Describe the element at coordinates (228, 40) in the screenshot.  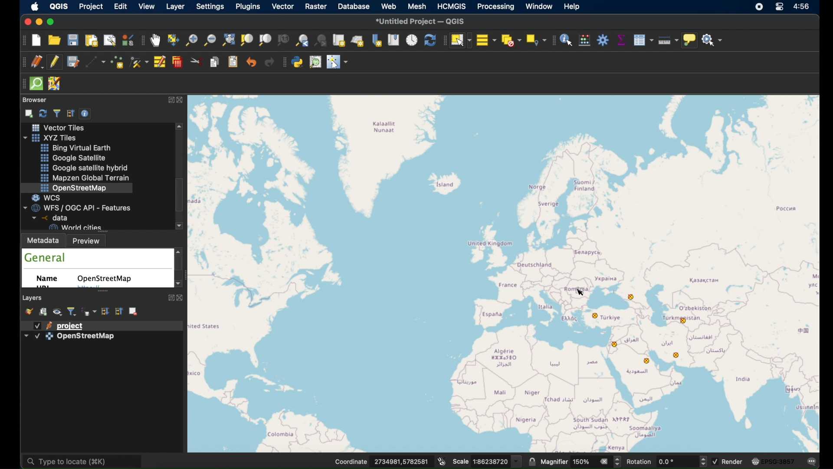
I see `zoom full` at that location.